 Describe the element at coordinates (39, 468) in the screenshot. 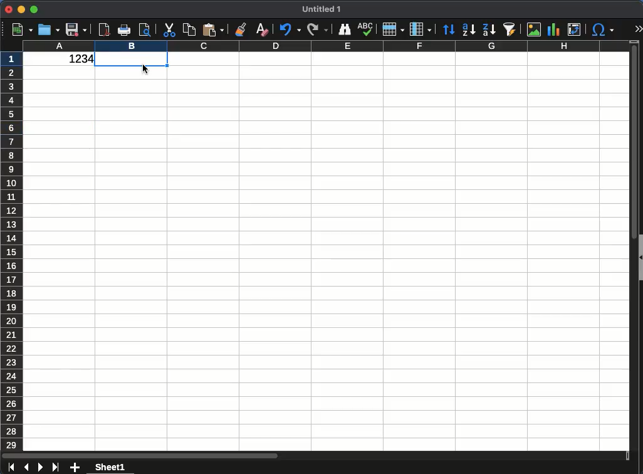

I see `next sheet` at that location.